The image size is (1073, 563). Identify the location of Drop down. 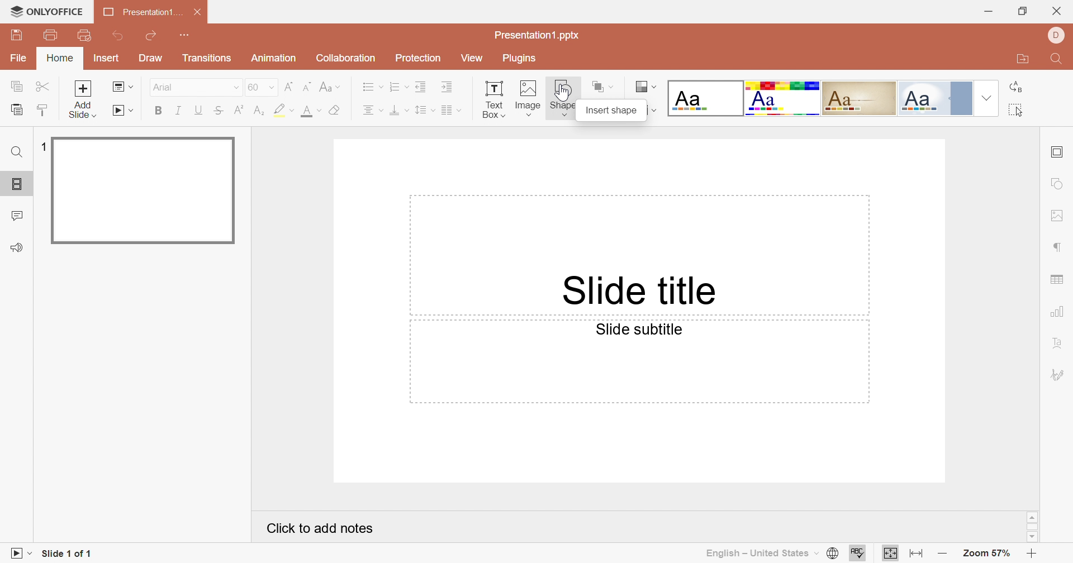
(987, 98).